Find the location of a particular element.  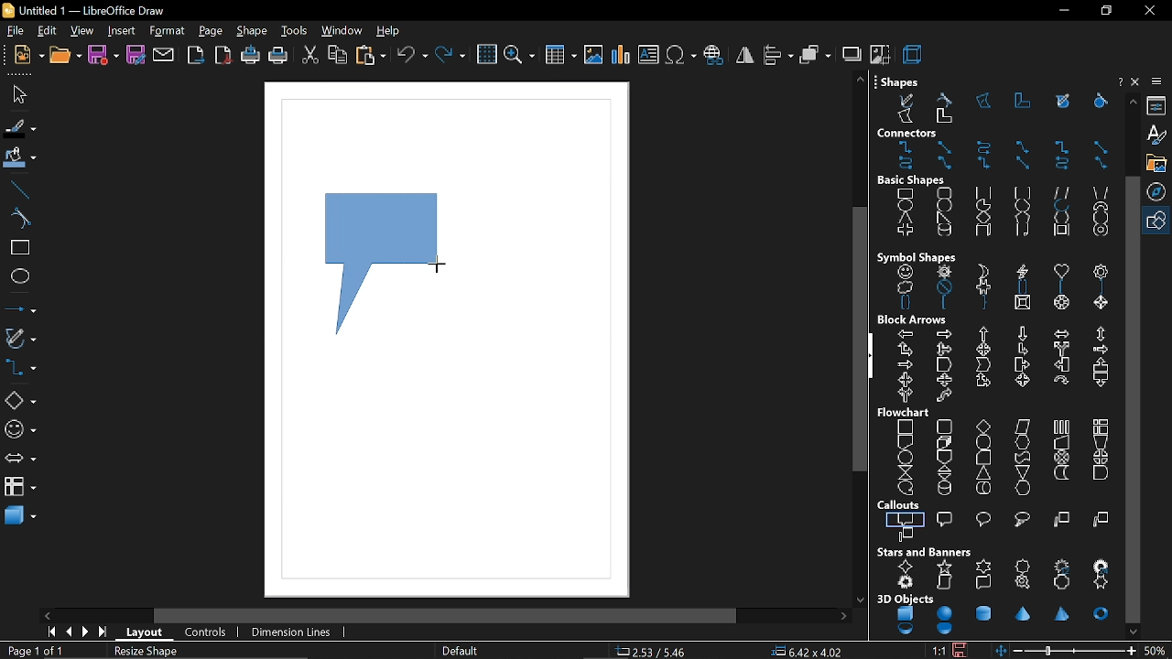

parallelogram is located at coordinates (1062, 192).